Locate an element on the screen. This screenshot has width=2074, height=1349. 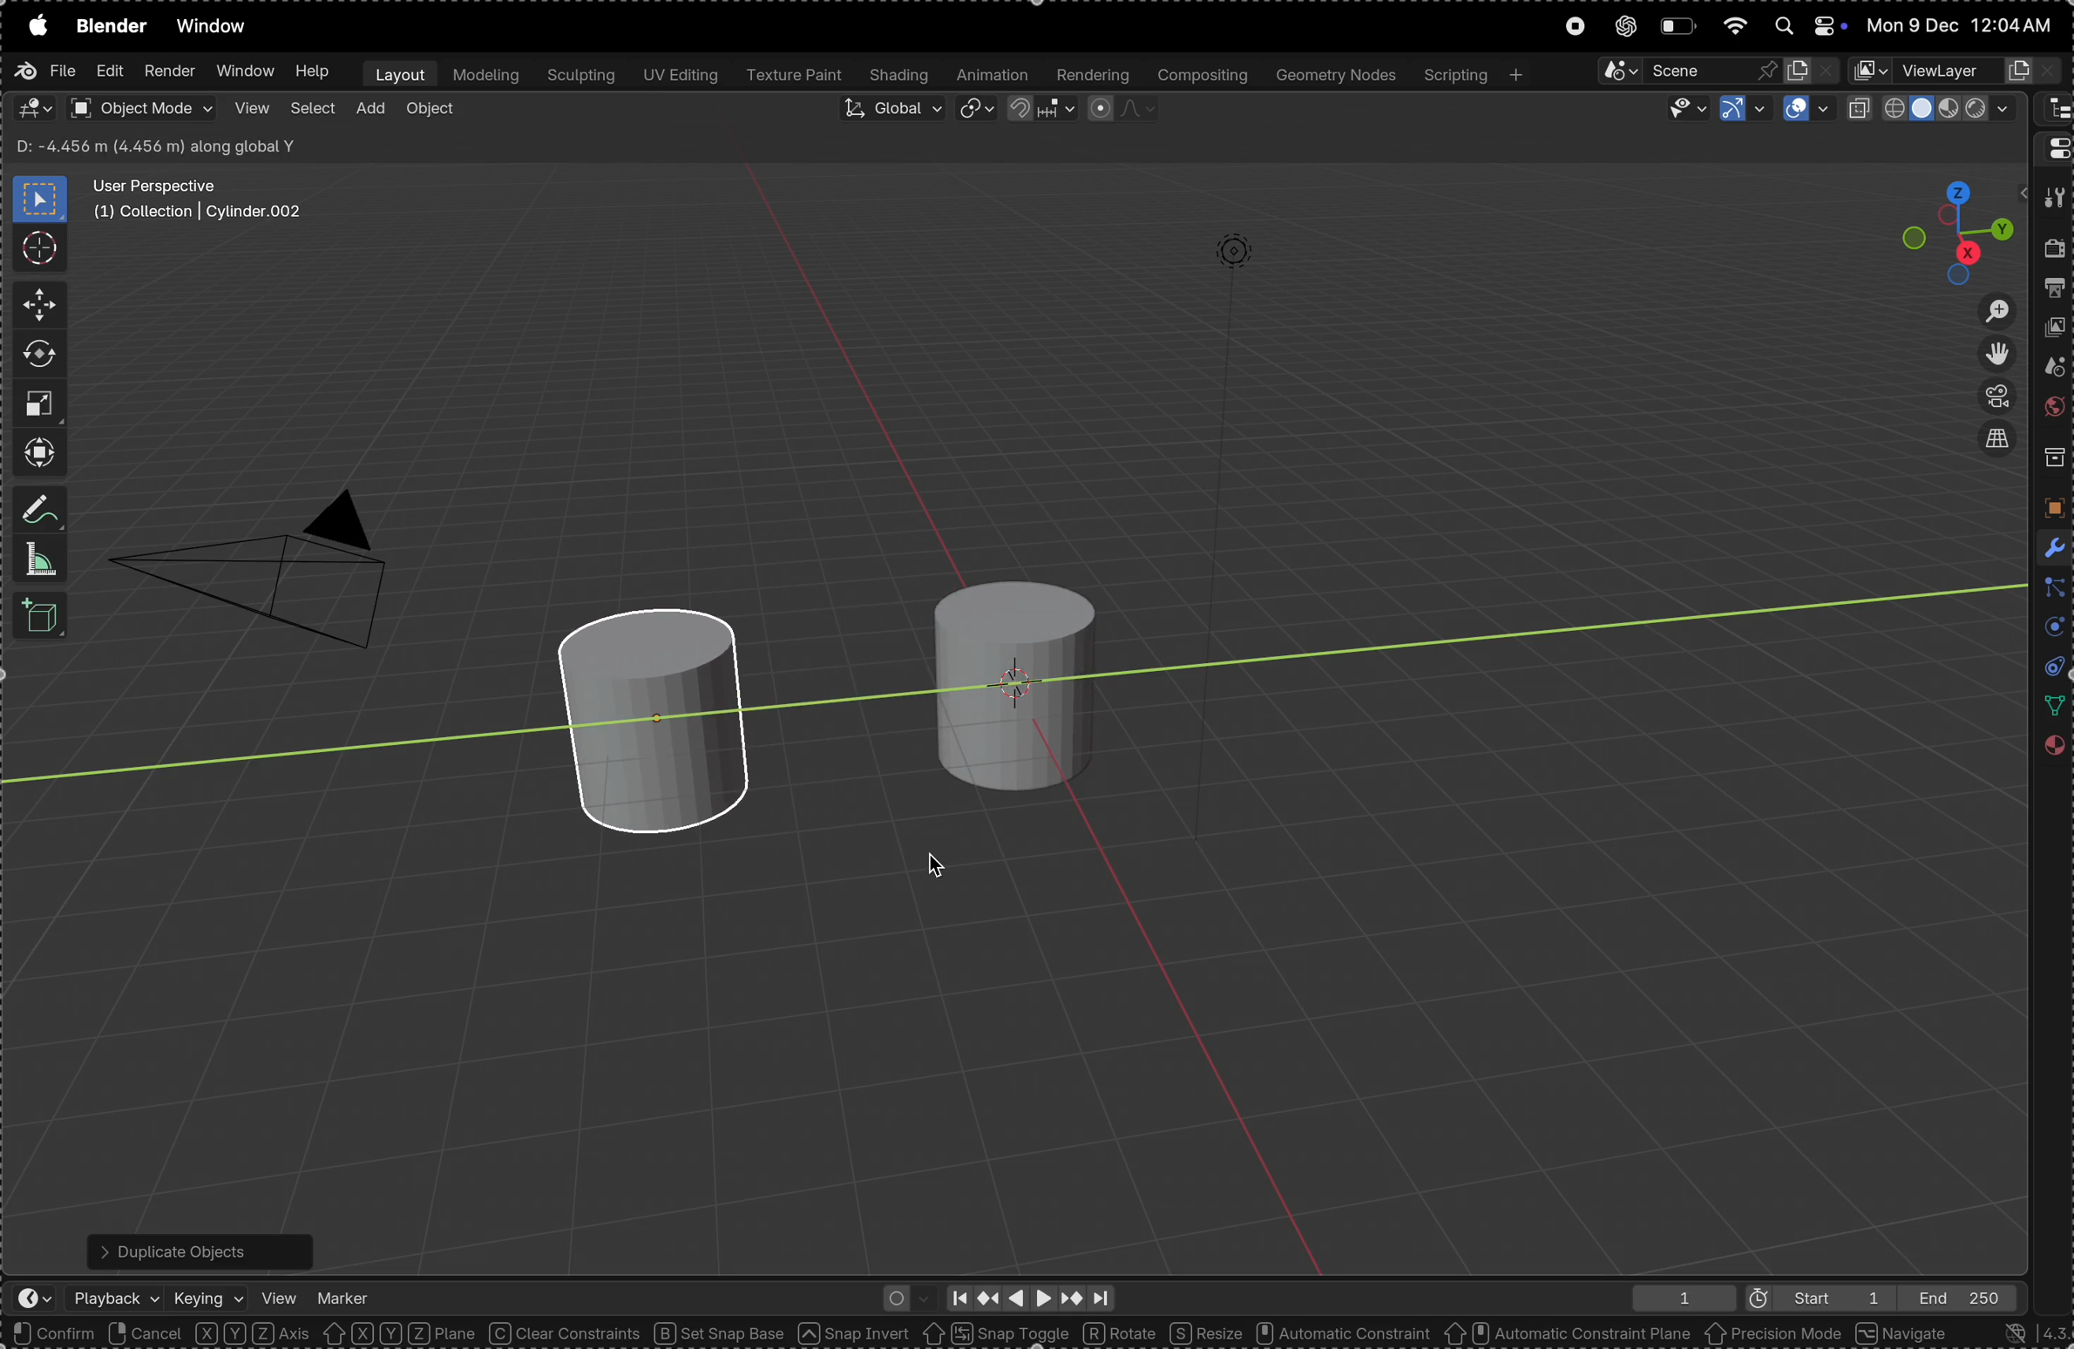
view is located at coordinates (249, 109).